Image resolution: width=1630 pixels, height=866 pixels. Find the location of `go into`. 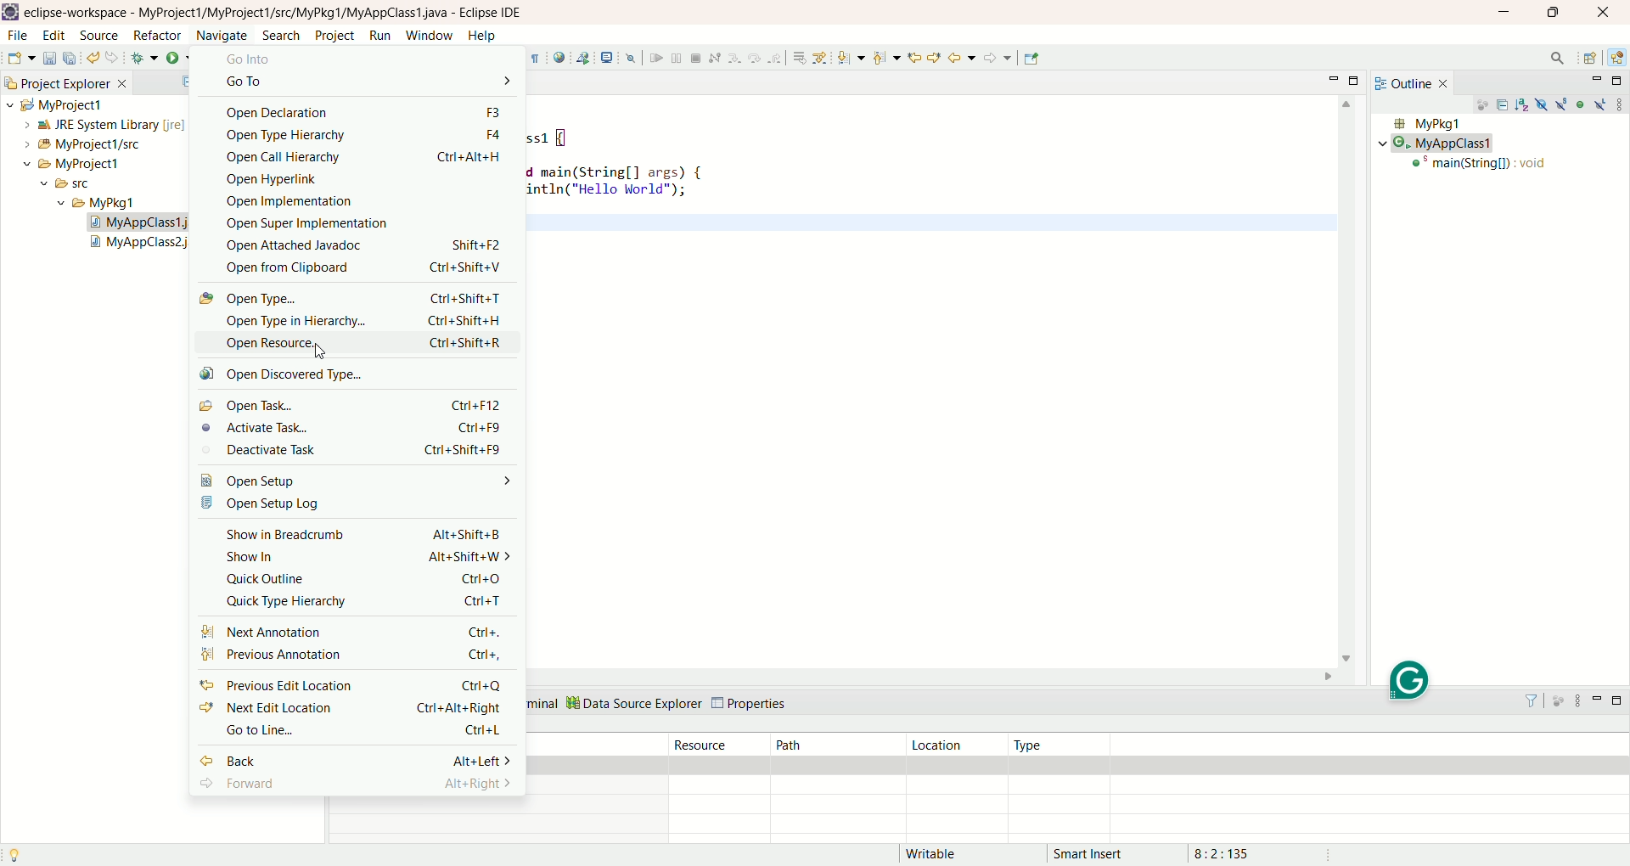

go into is located at coordinates (368, 60).